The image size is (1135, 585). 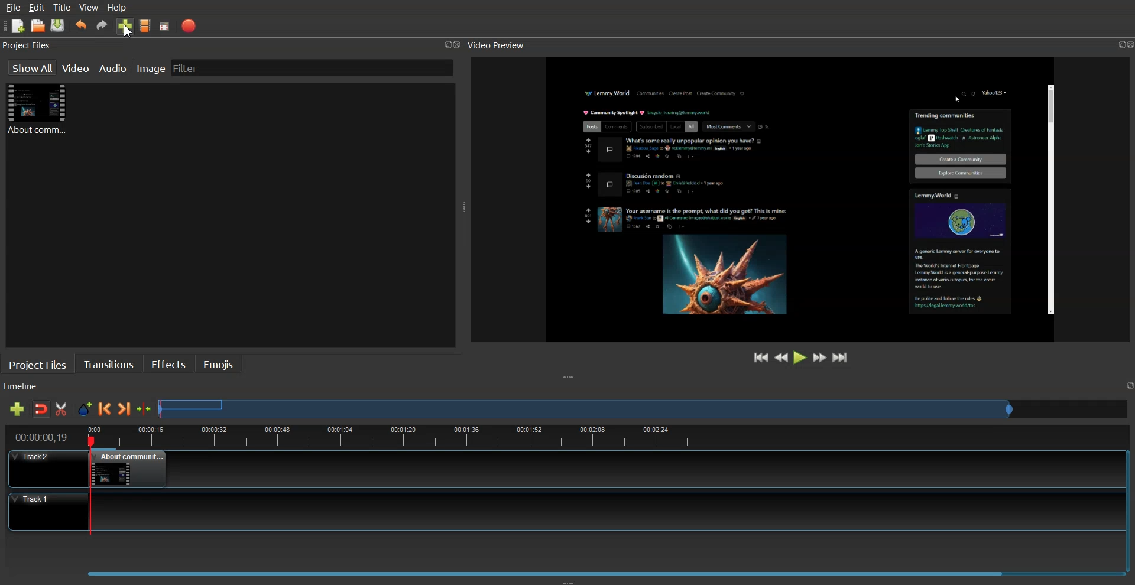 I want to click on Choose Profile, so click(x=145, y=25).